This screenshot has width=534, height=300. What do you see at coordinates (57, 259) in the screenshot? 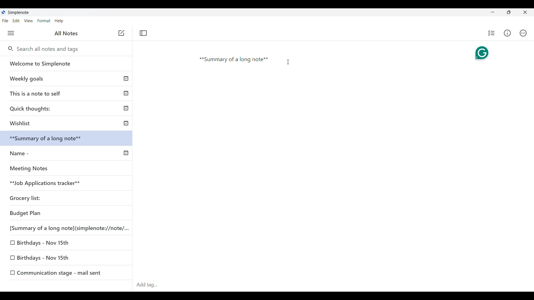
I see `Birthdays-Nov 15th` at bounding box center [57, 259].